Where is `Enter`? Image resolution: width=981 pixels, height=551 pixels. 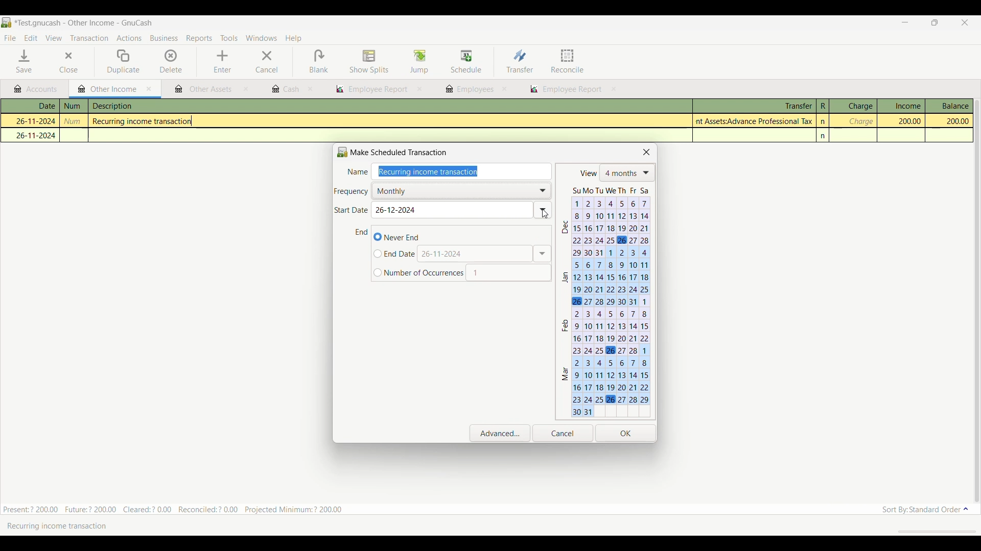 Enter is located at coordinates (222, 62).